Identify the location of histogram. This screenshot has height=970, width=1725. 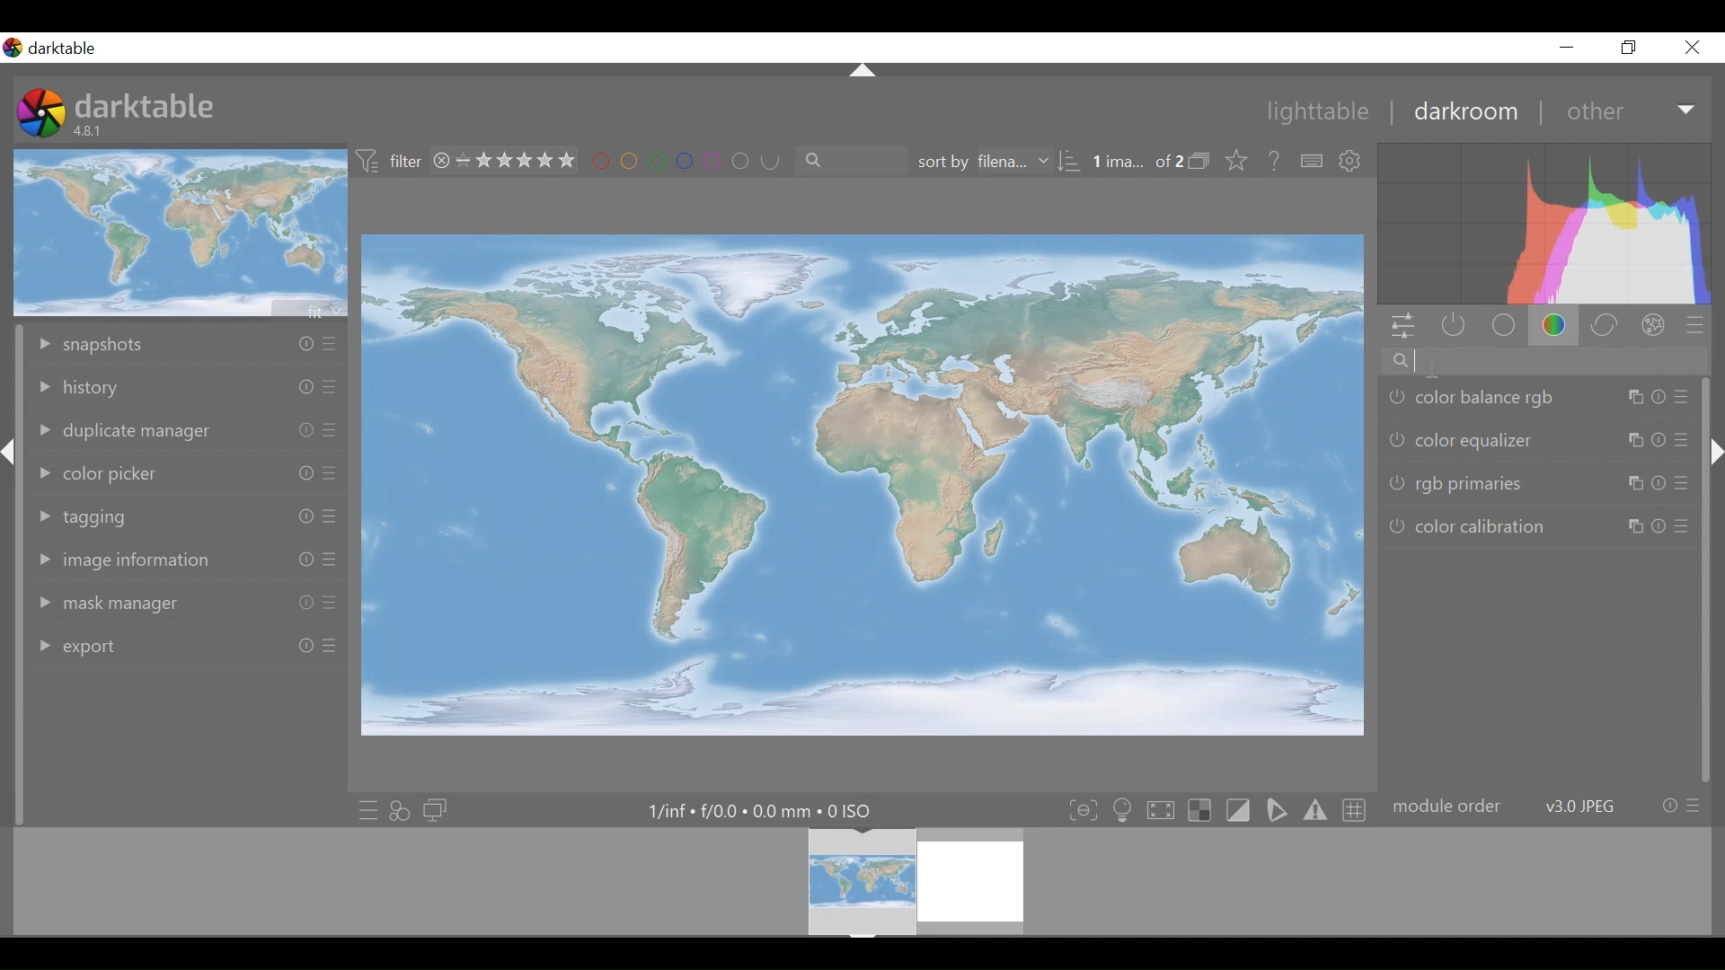
(1544, 224).